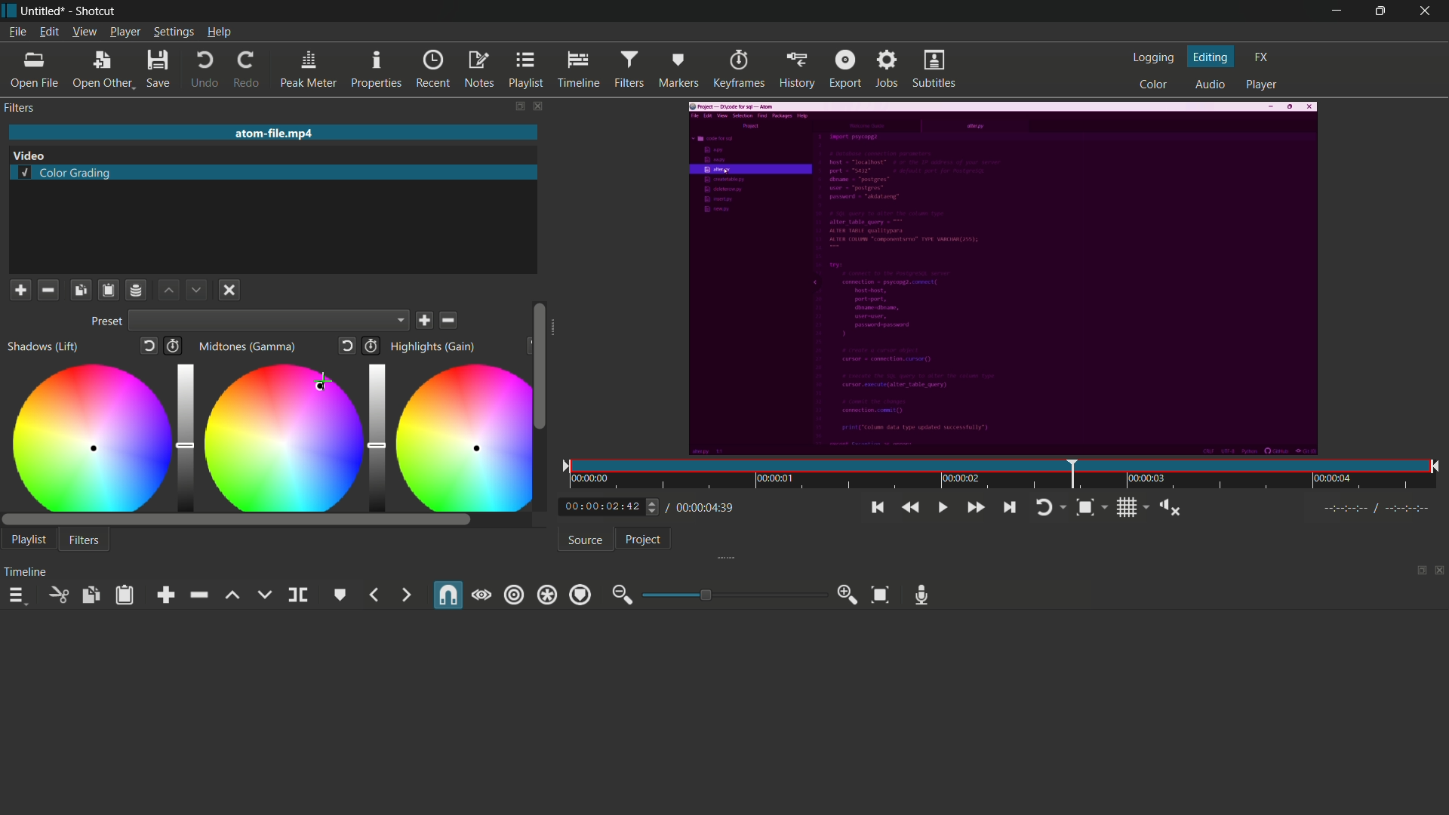 The width and height of the screenshot is (1449, 815). What do you see at coordinates (195, 289) in the screenshot?
I see `Down` at bounding box center [195, 289].